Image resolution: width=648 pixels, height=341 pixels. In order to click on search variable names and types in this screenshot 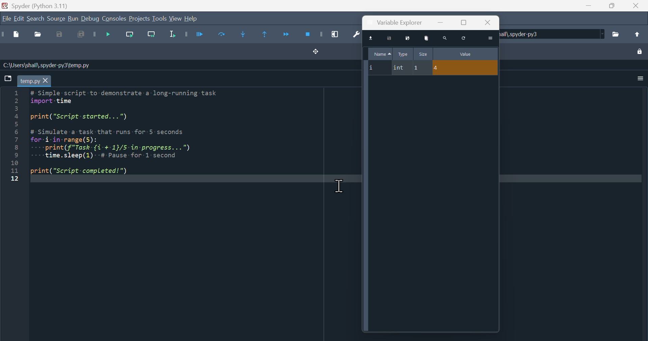, I will do `click(444, 38)`.